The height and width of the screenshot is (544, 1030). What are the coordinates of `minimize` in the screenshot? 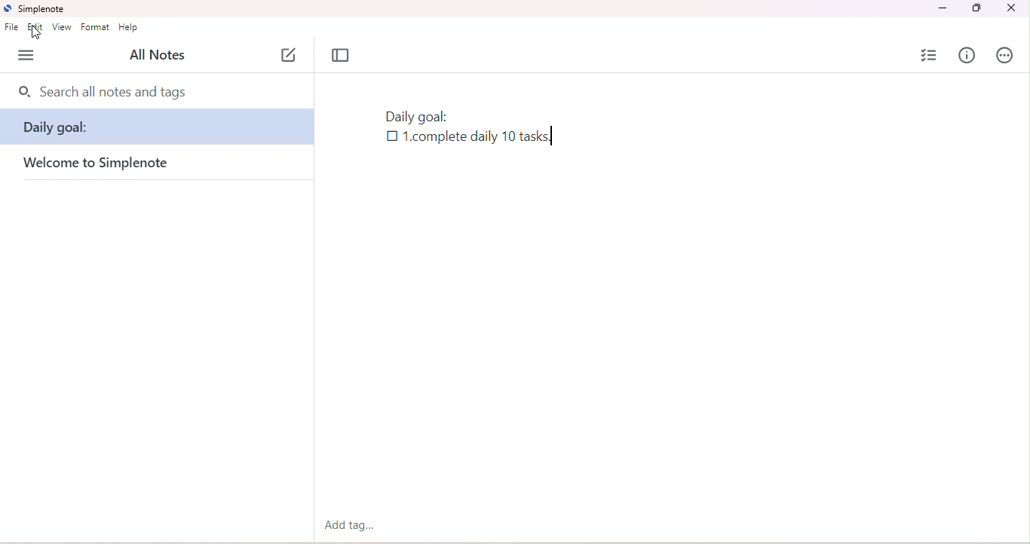 It's located at (942, 8).